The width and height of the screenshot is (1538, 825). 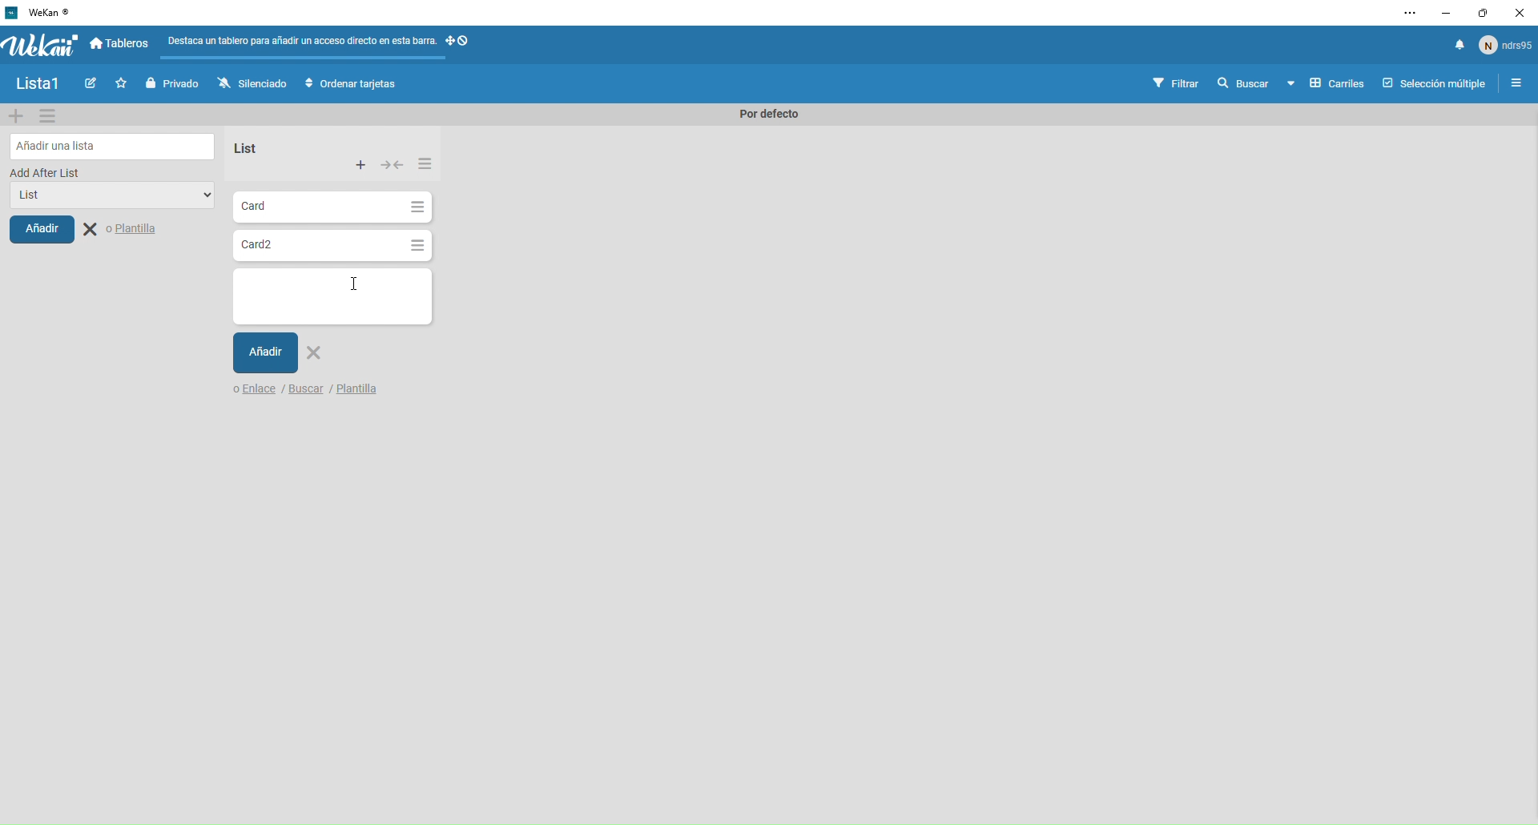 I want to click on cursor, so click(x=352, y=288).